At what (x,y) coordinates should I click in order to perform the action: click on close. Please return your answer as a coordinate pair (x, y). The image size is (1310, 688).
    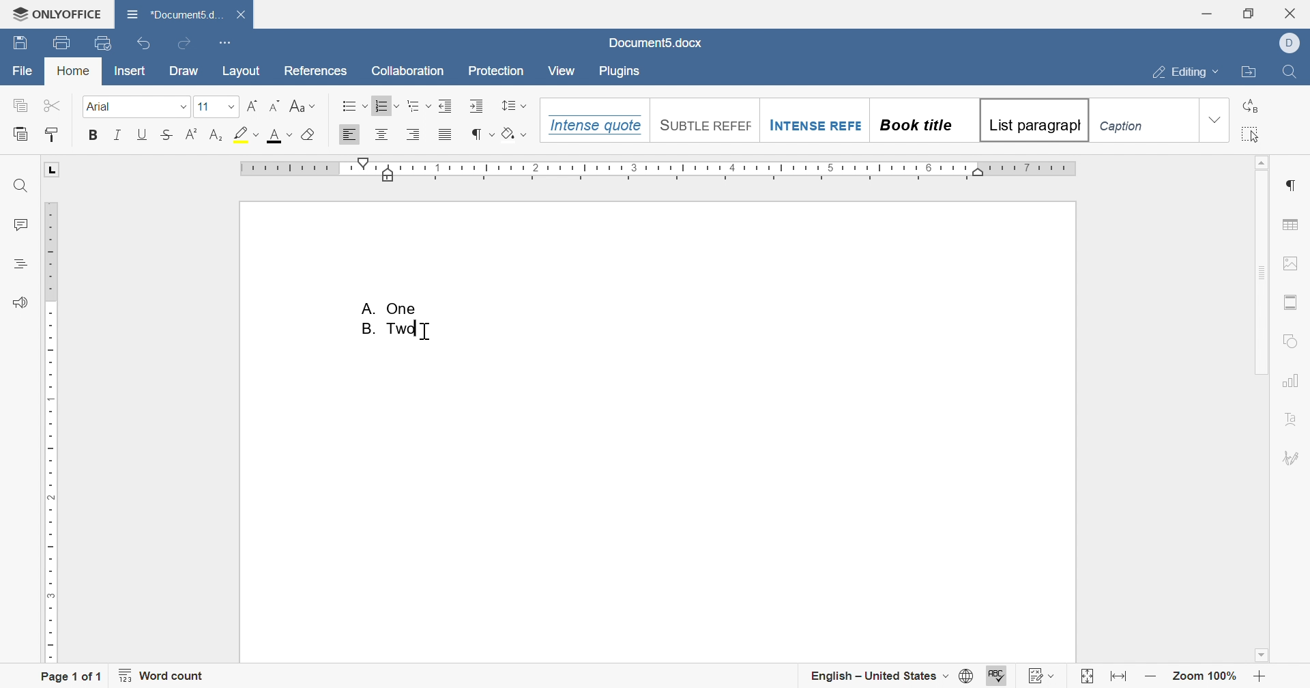
    Looking at the image, I should click on (1293, 14).